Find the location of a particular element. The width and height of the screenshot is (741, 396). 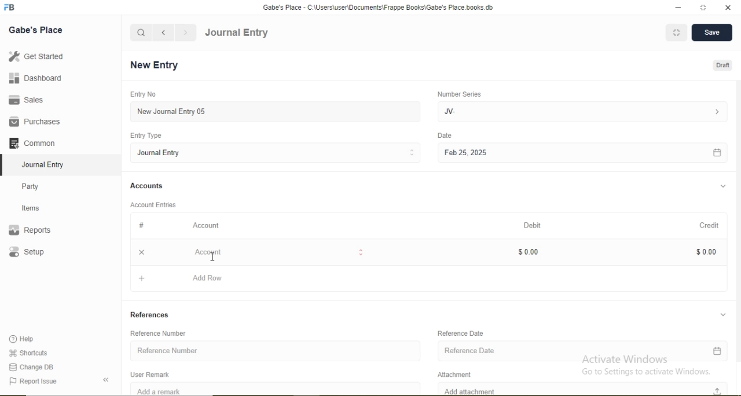

Change DB is located at coordinates (32, 366).